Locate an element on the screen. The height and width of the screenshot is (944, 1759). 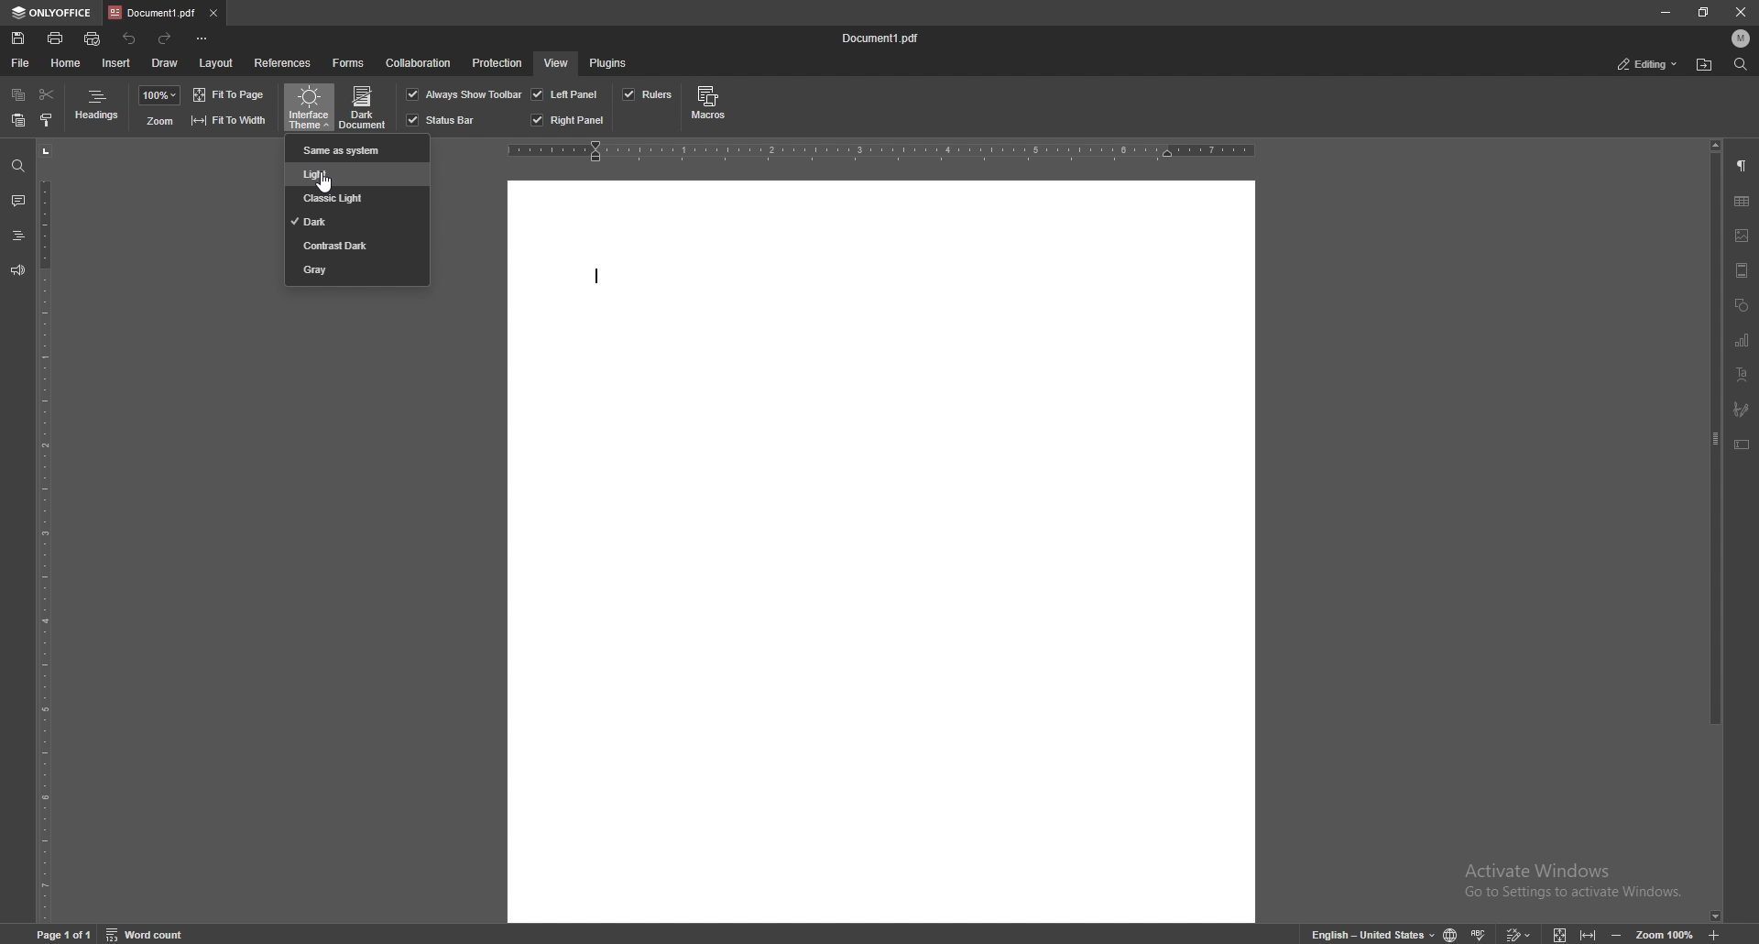
locate file is located at coordinates (1704, 66).